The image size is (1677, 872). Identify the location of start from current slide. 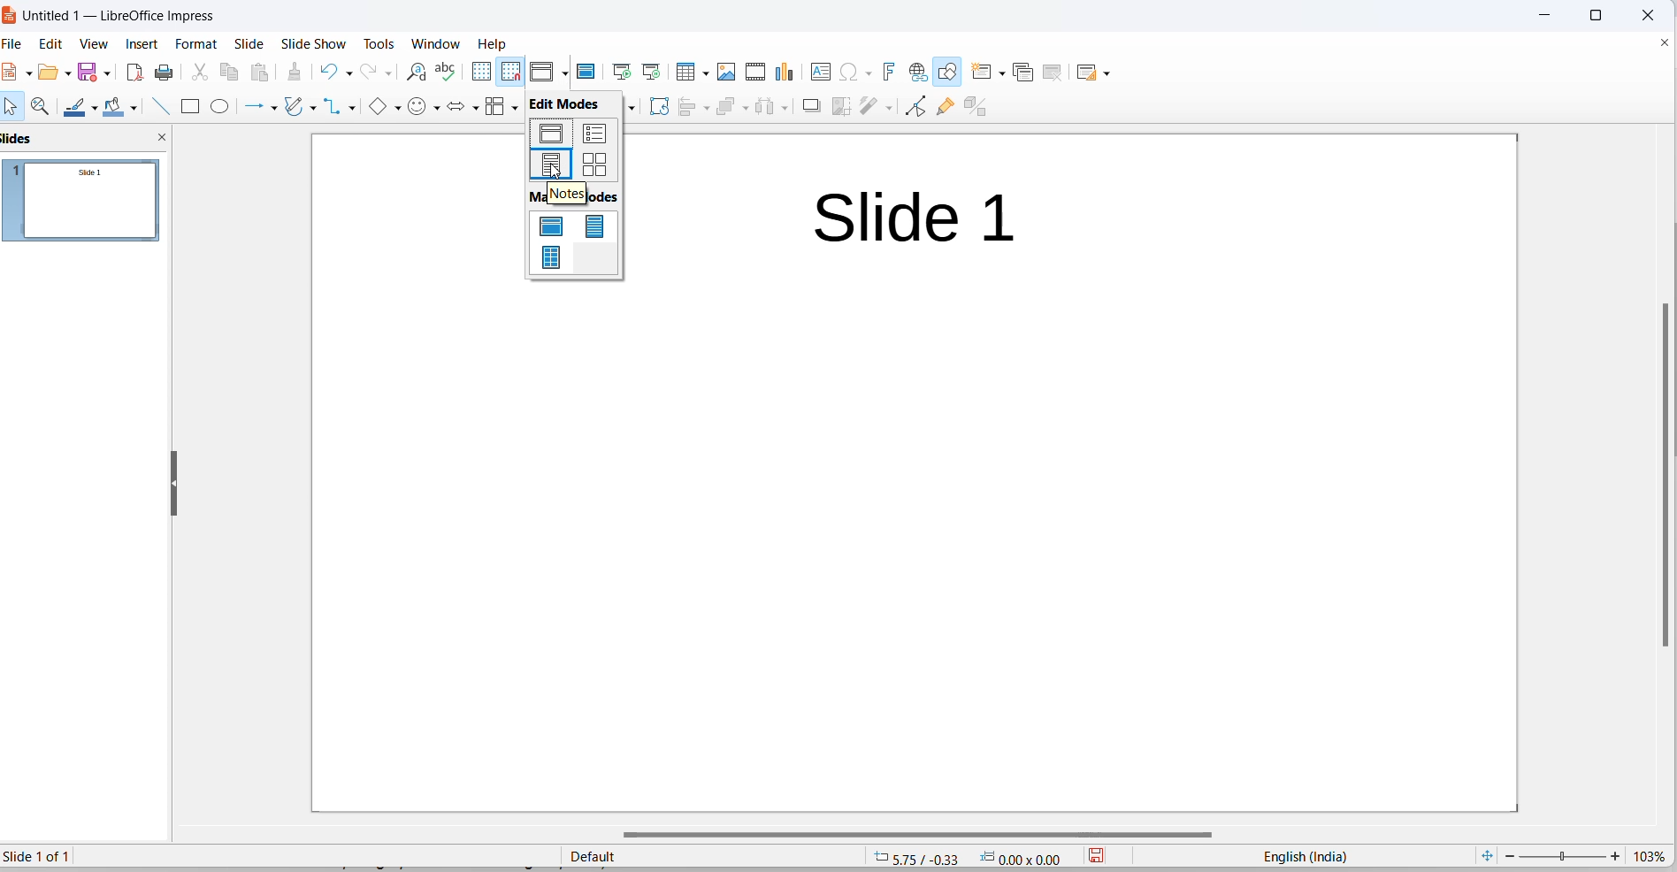
(650, 71).